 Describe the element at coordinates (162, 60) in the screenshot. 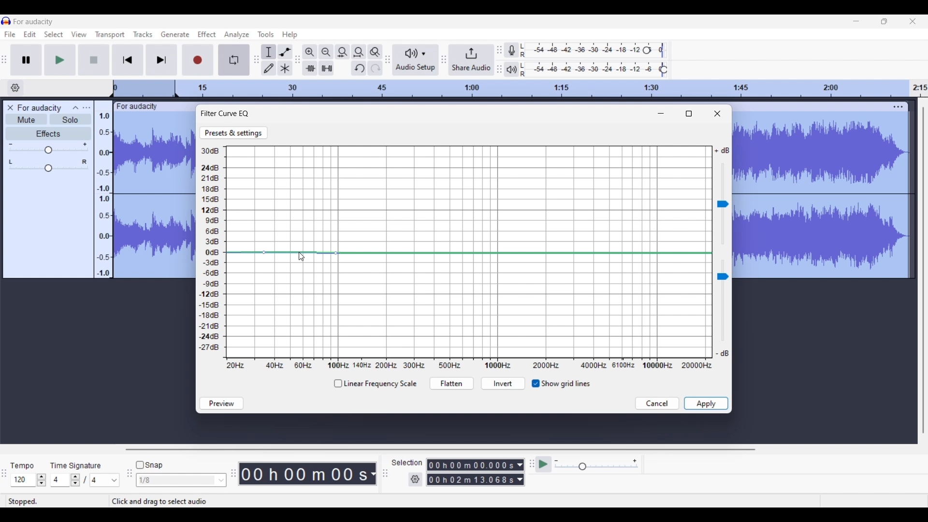

I see `Skip/Select to end` at that location.